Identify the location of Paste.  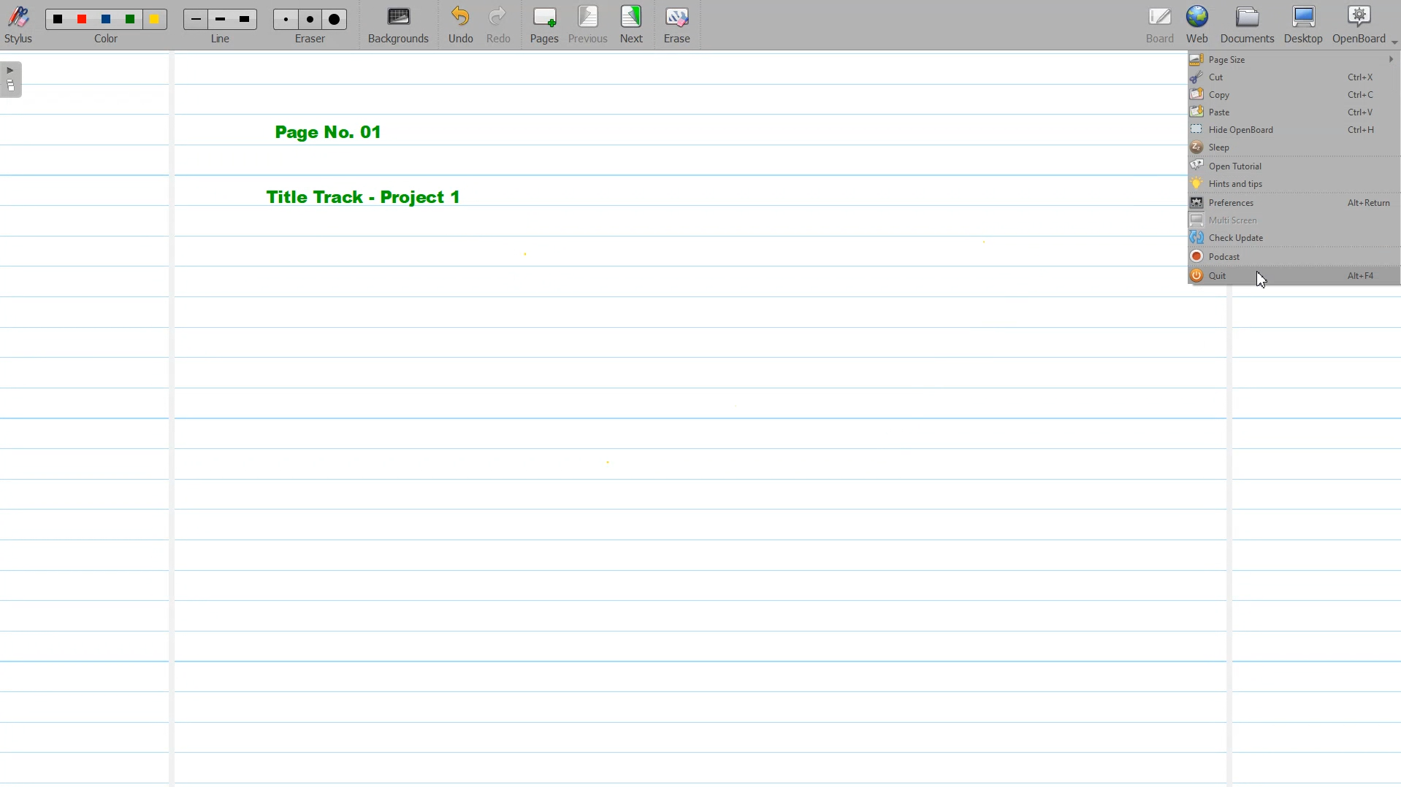
(1294, 112).